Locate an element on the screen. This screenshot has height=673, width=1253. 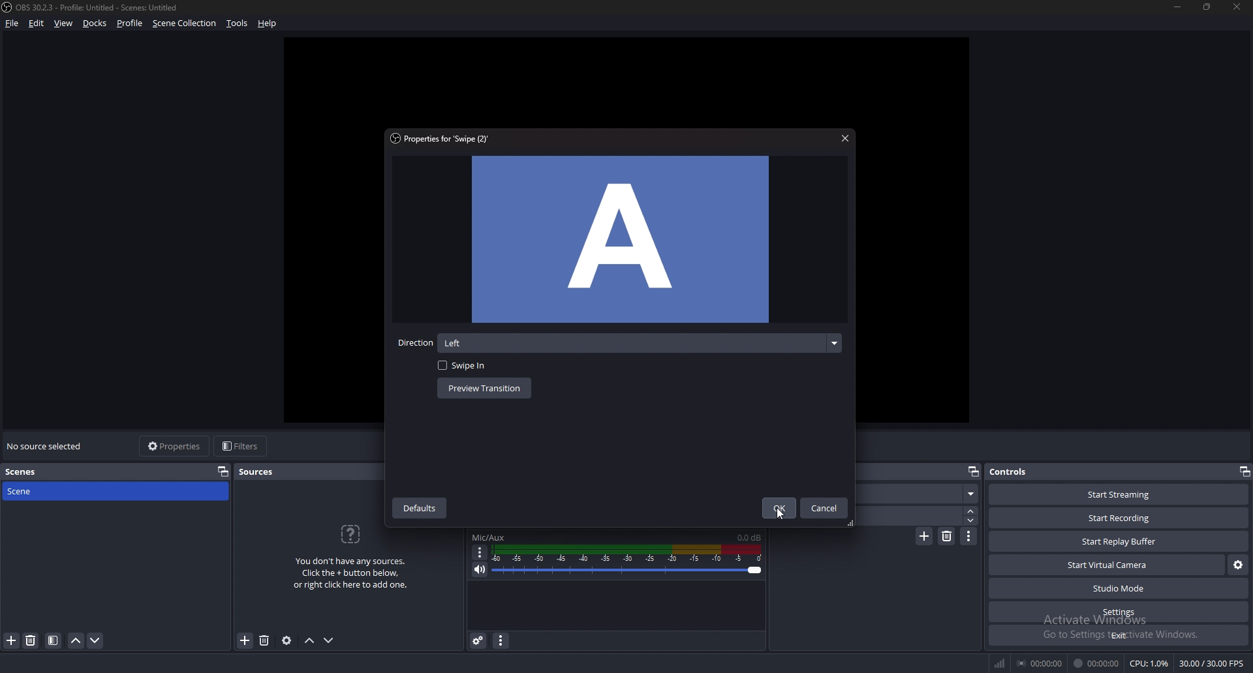
options is located at coordinates (480, 552).